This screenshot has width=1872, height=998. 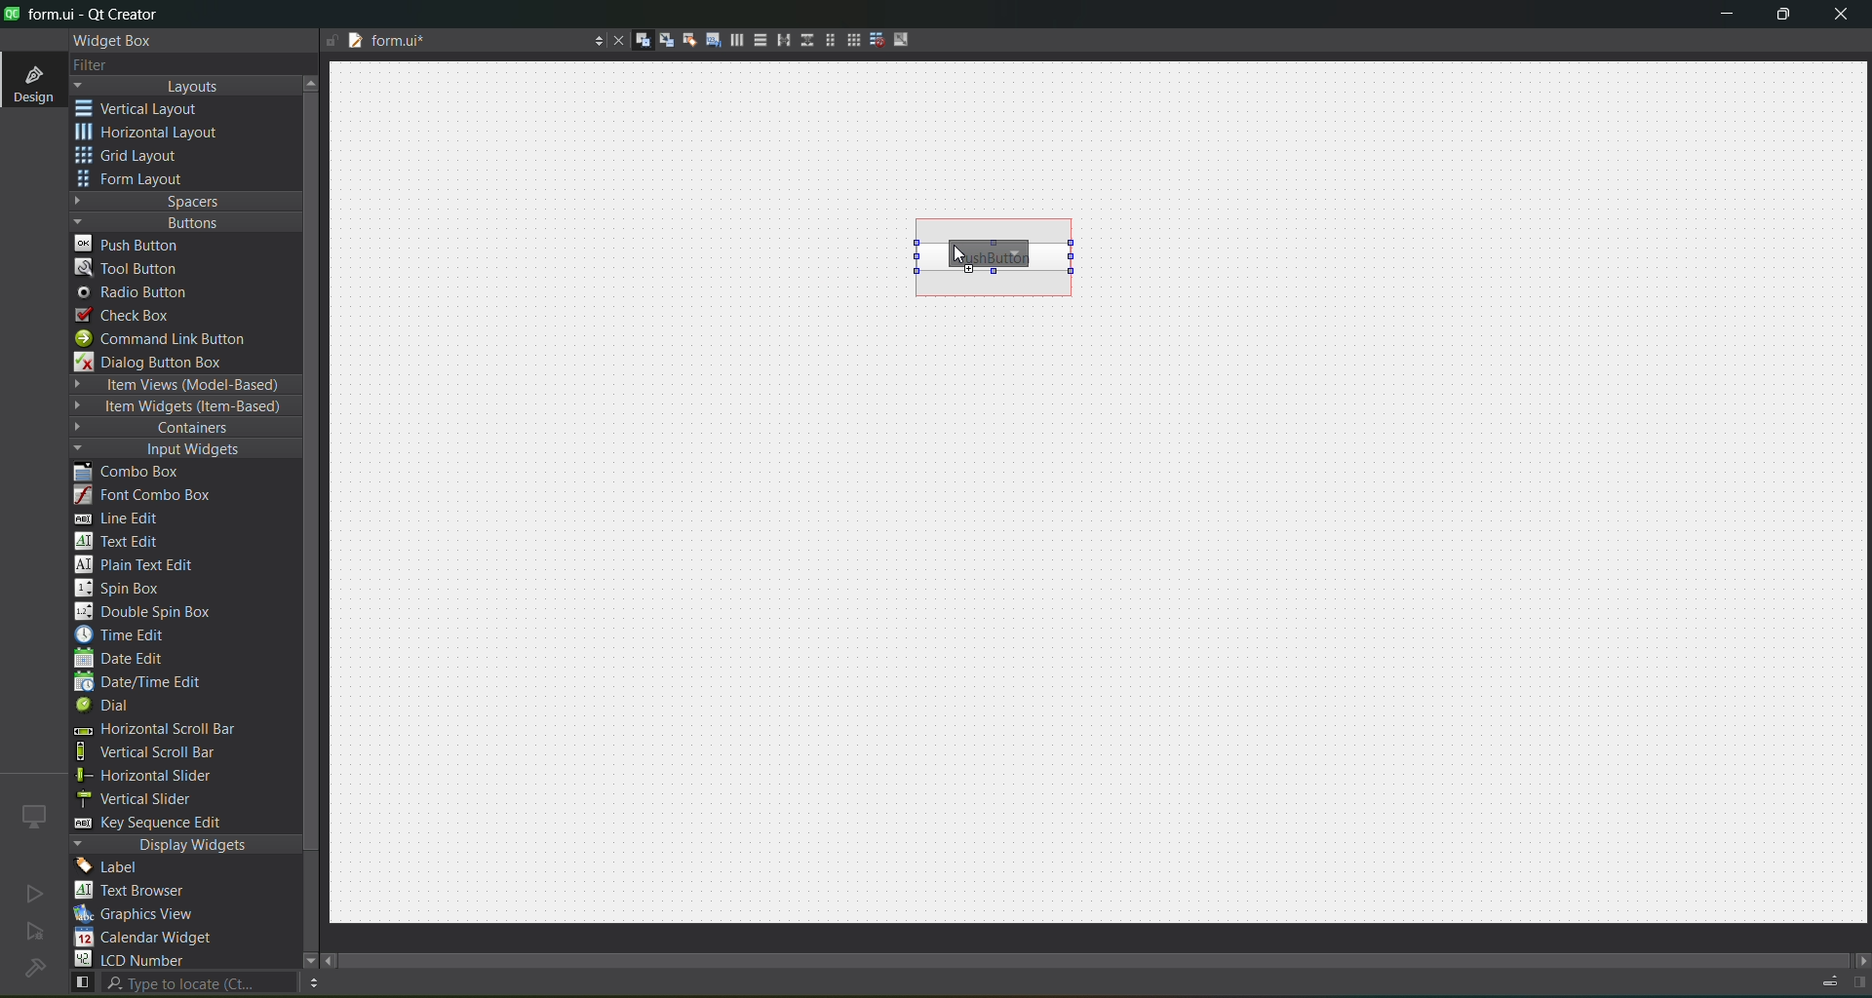 I want to click on push, so click(x=130, y=243).